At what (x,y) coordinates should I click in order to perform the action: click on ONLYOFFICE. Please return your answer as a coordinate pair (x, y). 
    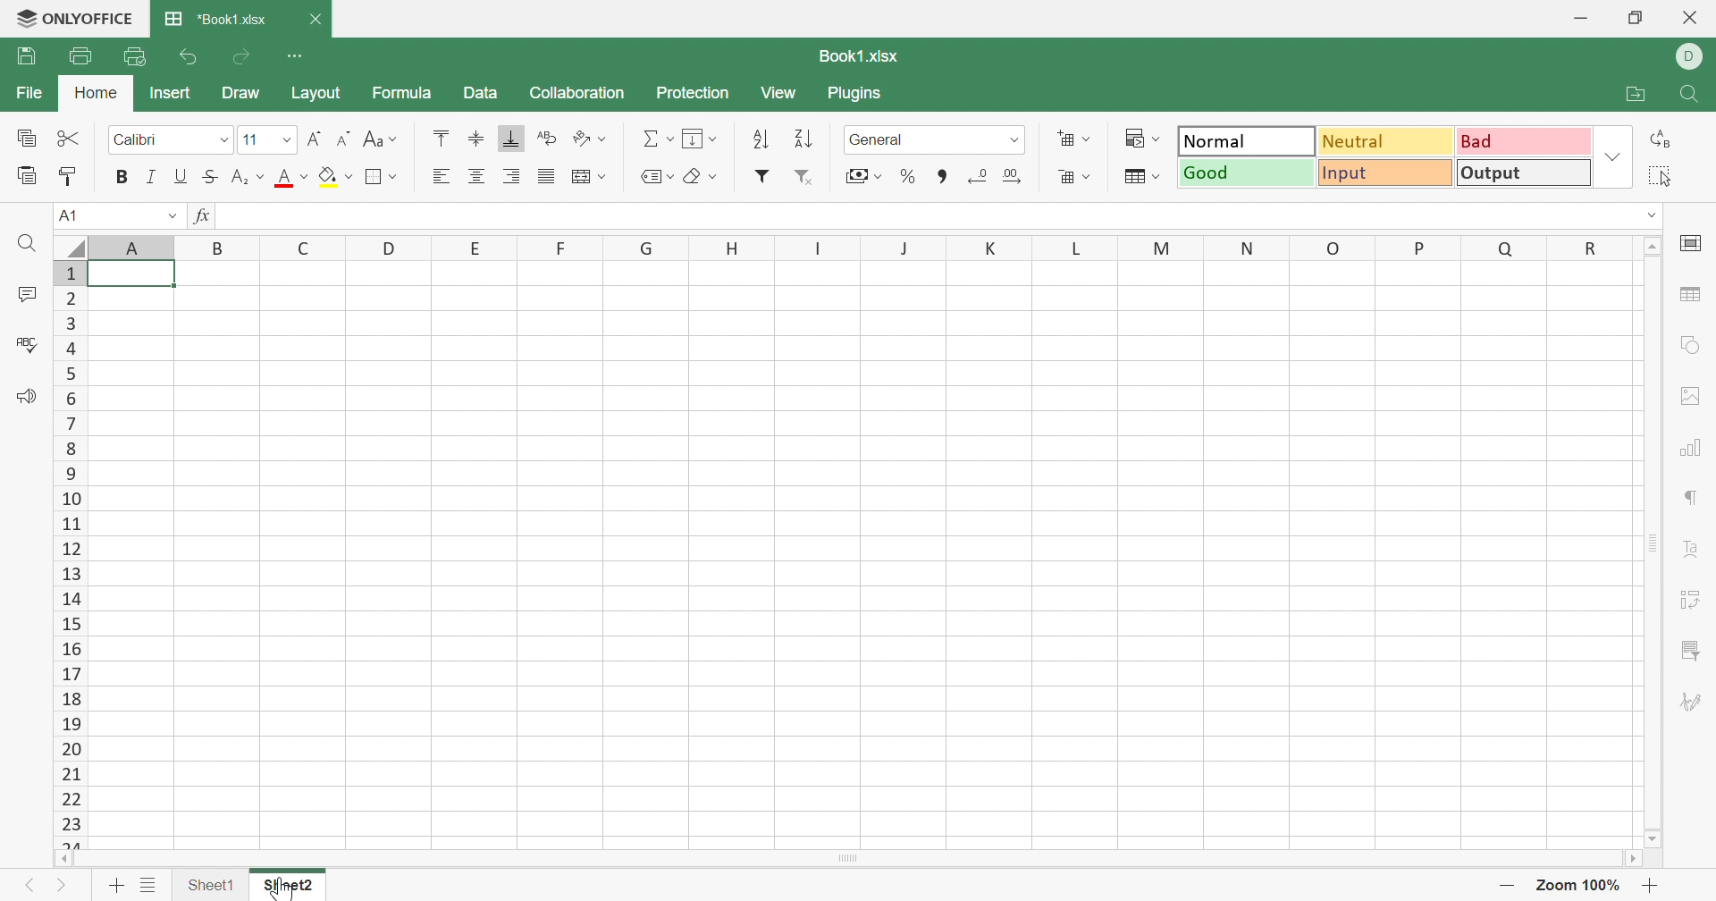
    Looking at the image, I should click on (76, 16).